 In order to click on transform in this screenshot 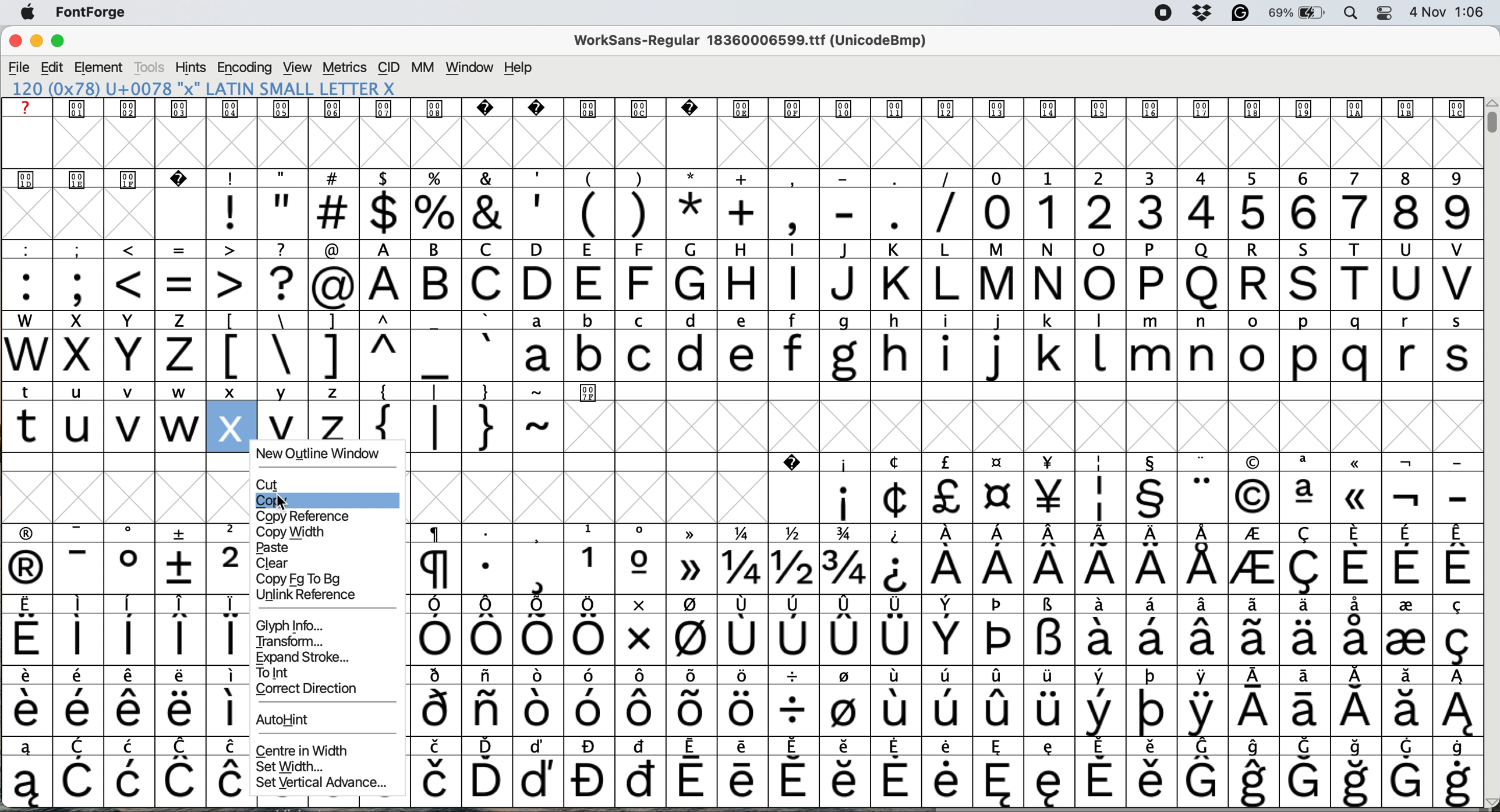, I will do `click(289, 640)`.